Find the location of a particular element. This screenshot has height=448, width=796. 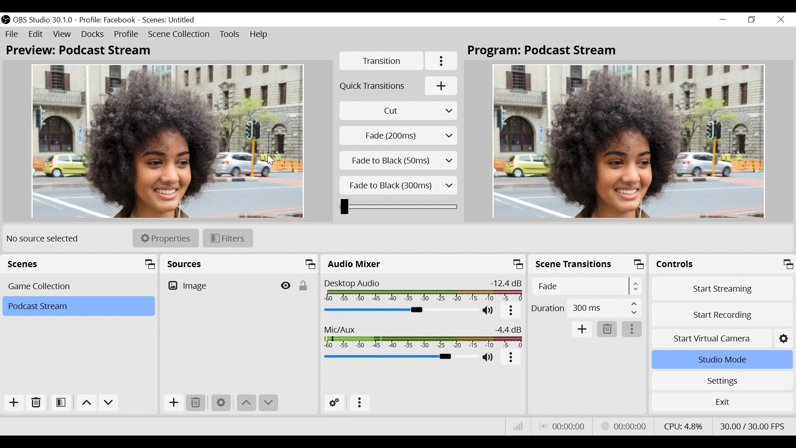

Remove is located at coordinates (35, 403).